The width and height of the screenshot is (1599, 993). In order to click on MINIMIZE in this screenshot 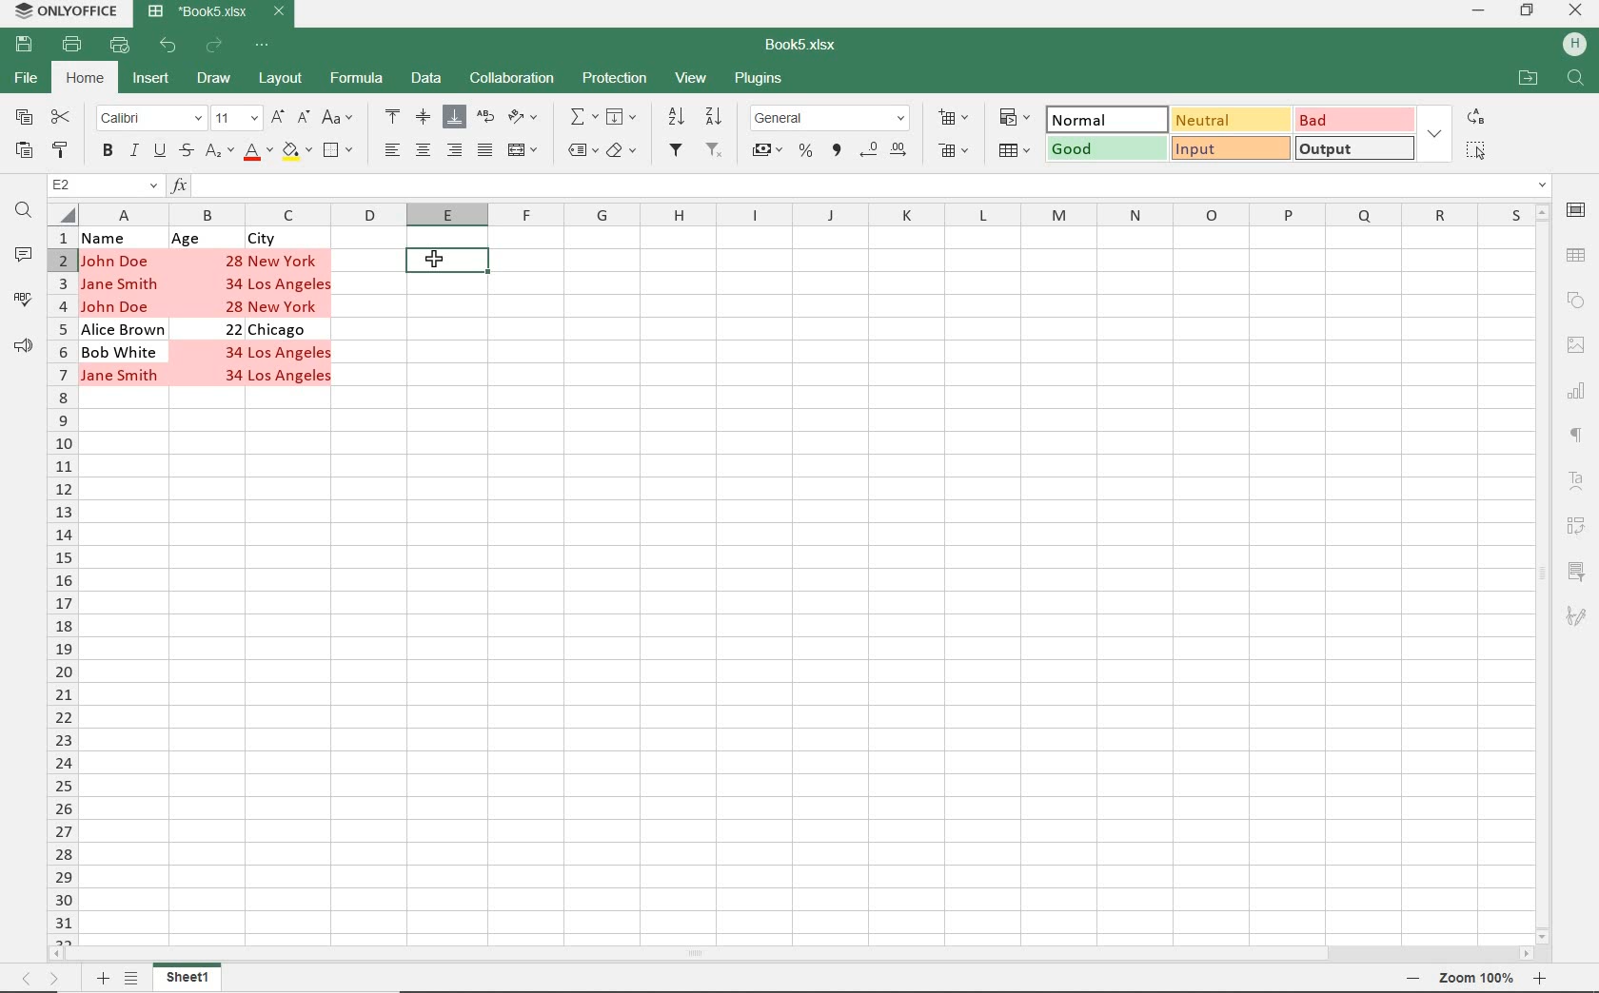, I will do `click(1477, 10)`.